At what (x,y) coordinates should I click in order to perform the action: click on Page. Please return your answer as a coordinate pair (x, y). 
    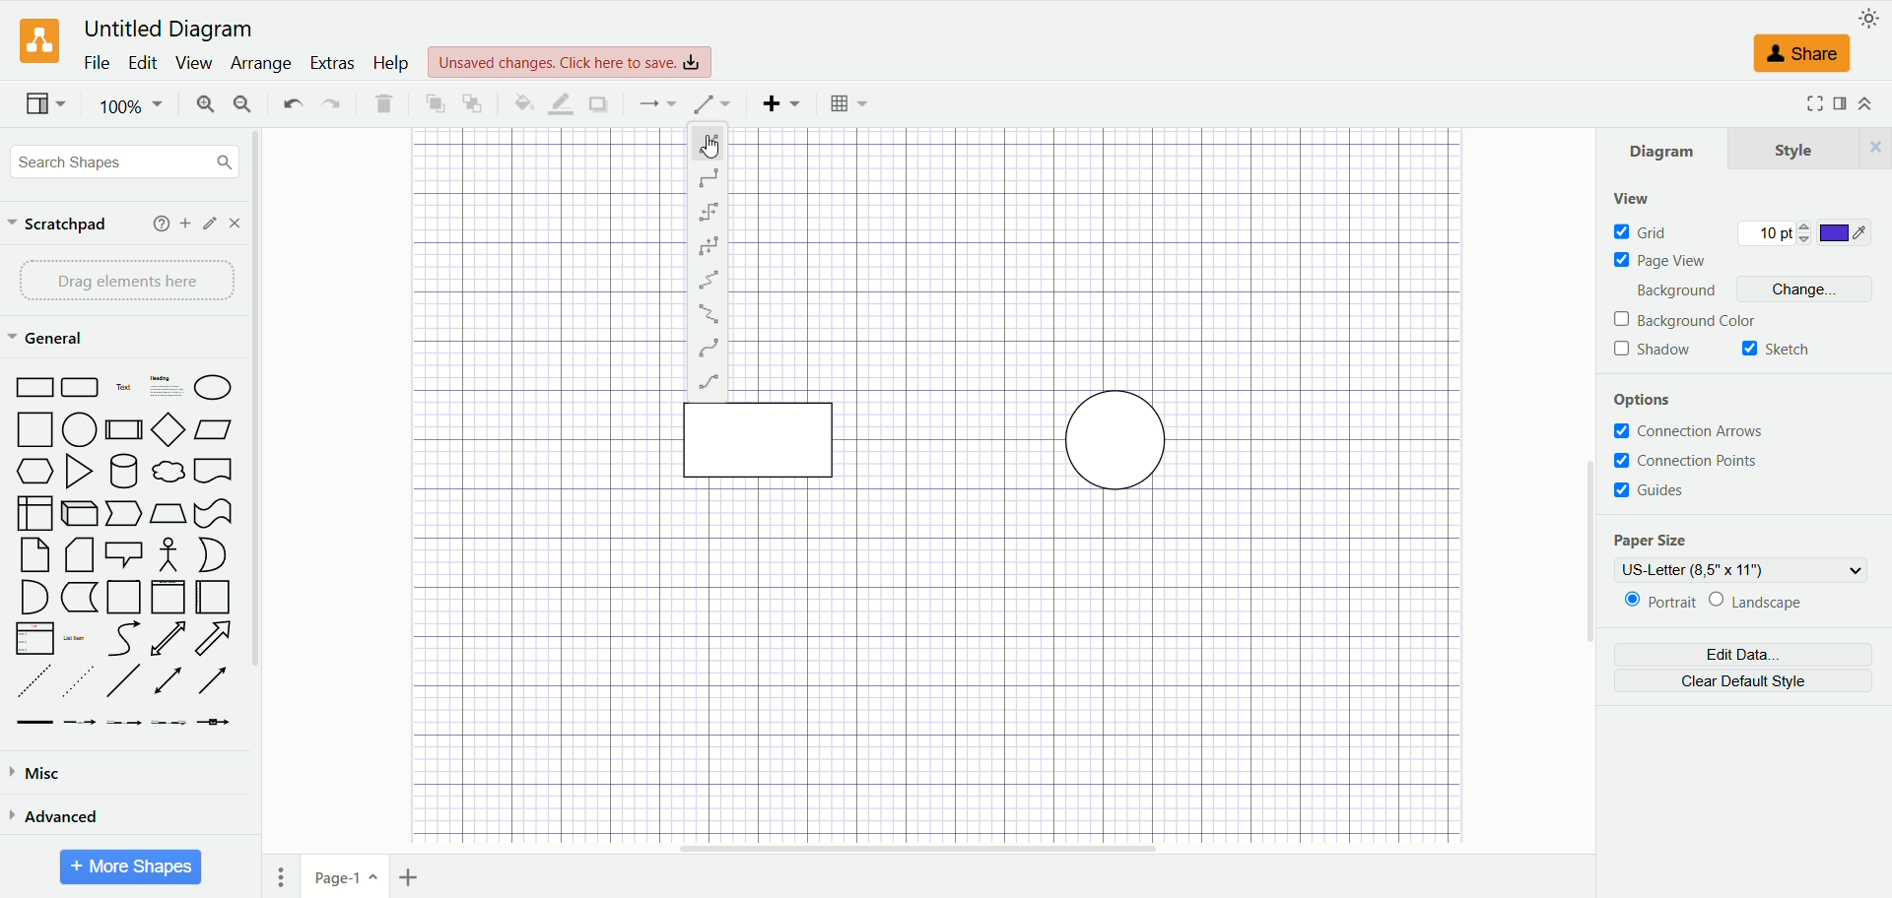
    Looking at the image, I should click on (35, 554).